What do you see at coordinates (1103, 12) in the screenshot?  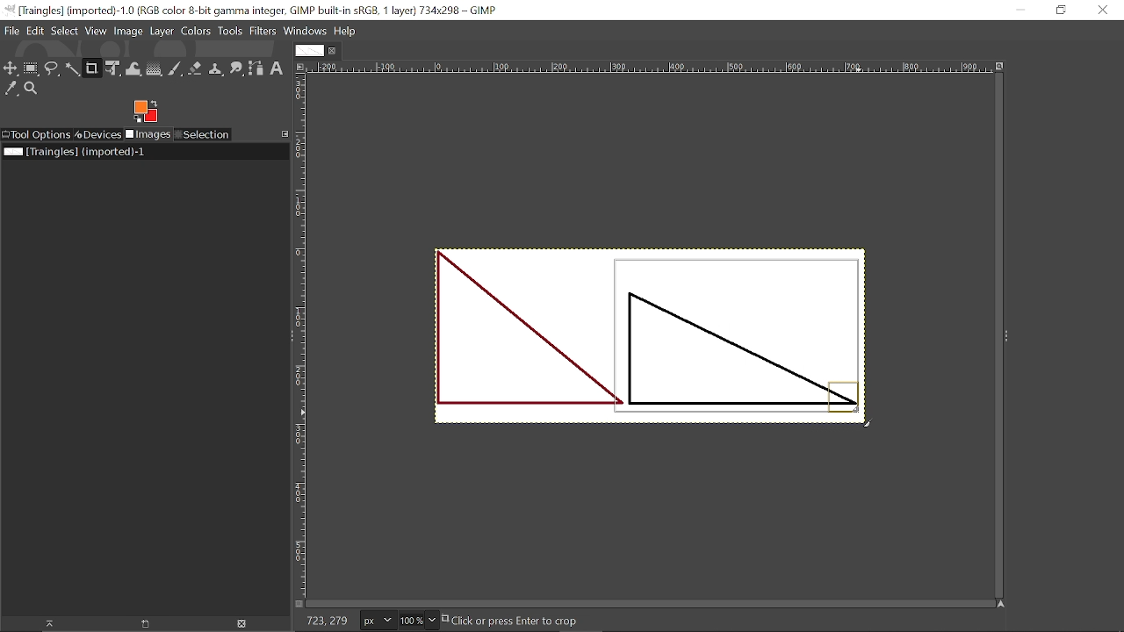 I see `Close` at bounding box center [1103, 12].